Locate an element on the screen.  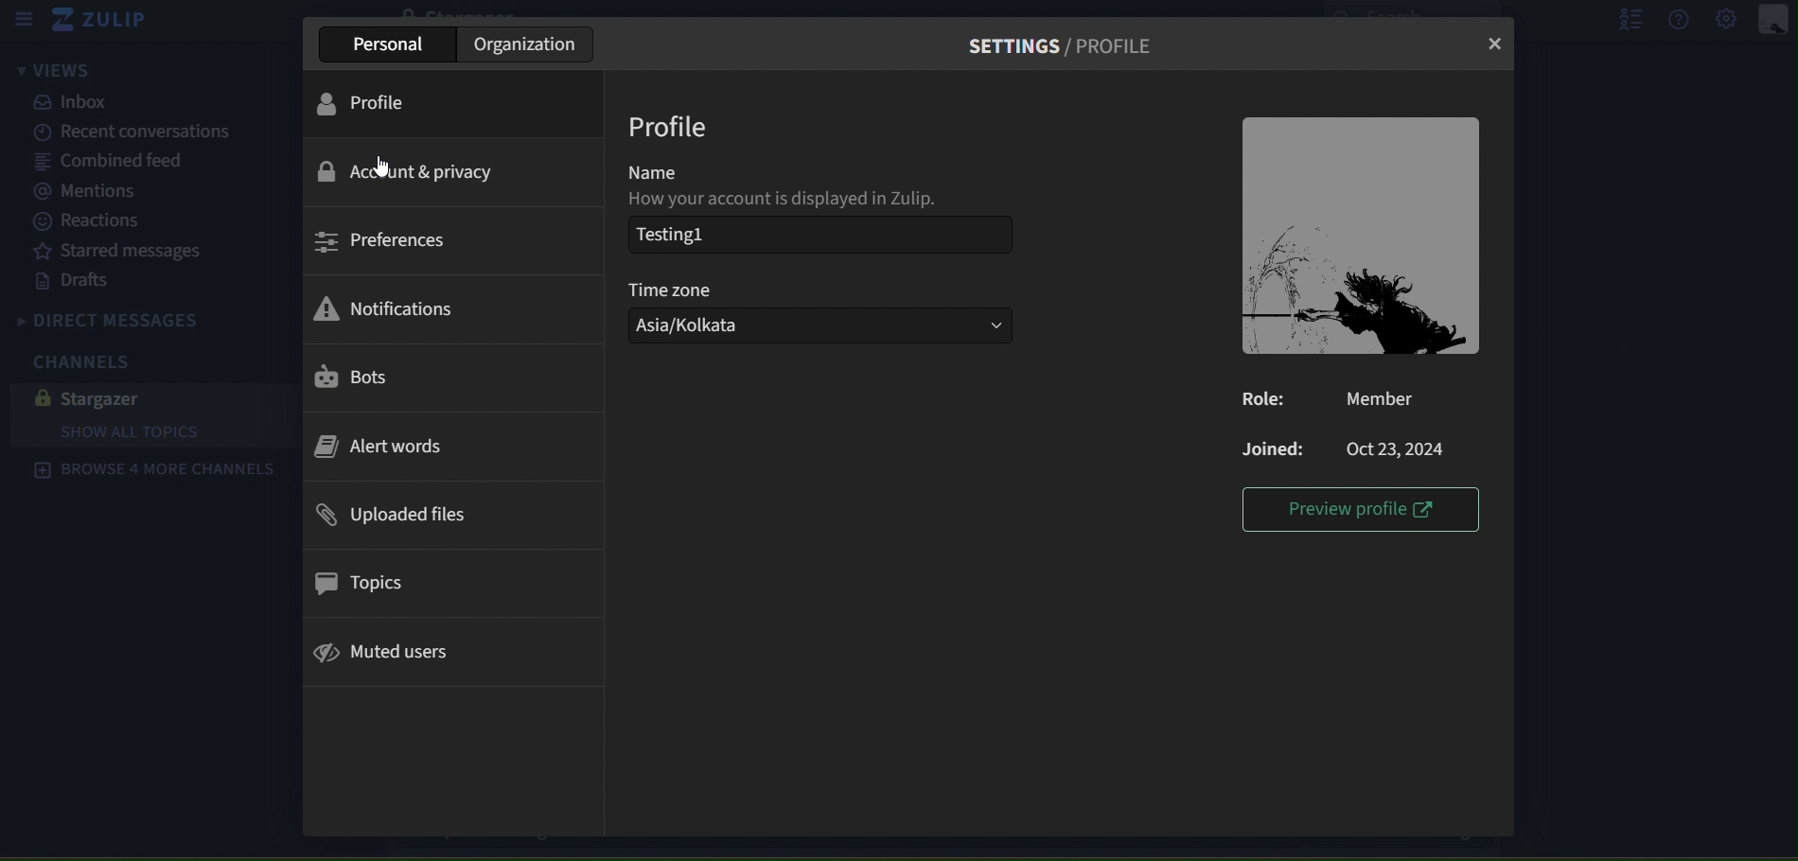
recent canversations is located at coordinates (122, 132).